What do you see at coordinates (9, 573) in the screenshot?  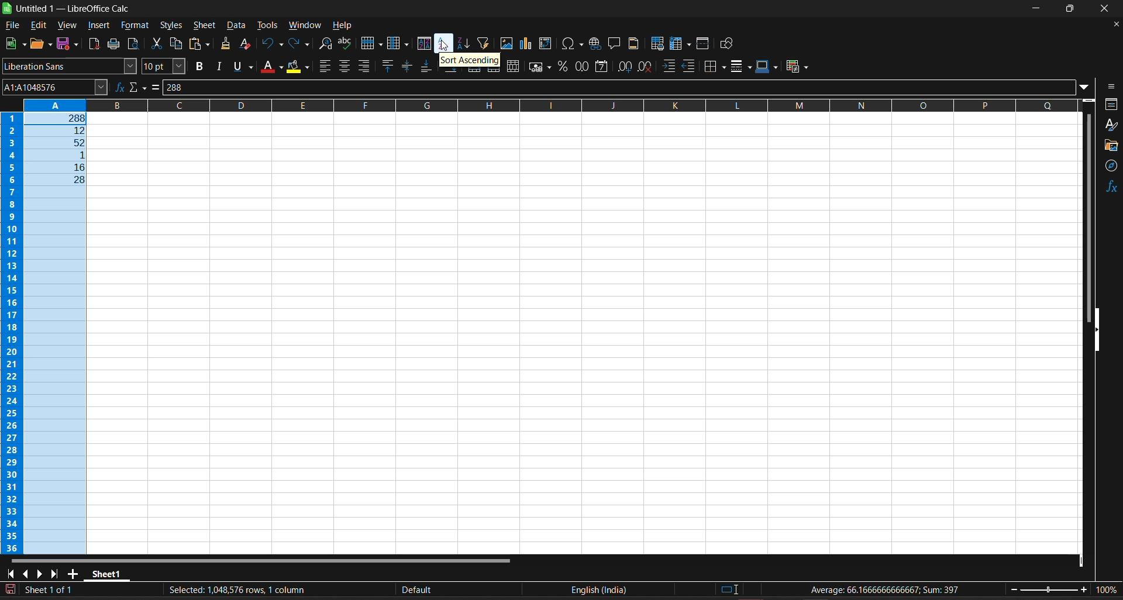 I see `scroll to first sheet` at bounding box center [9, 573].